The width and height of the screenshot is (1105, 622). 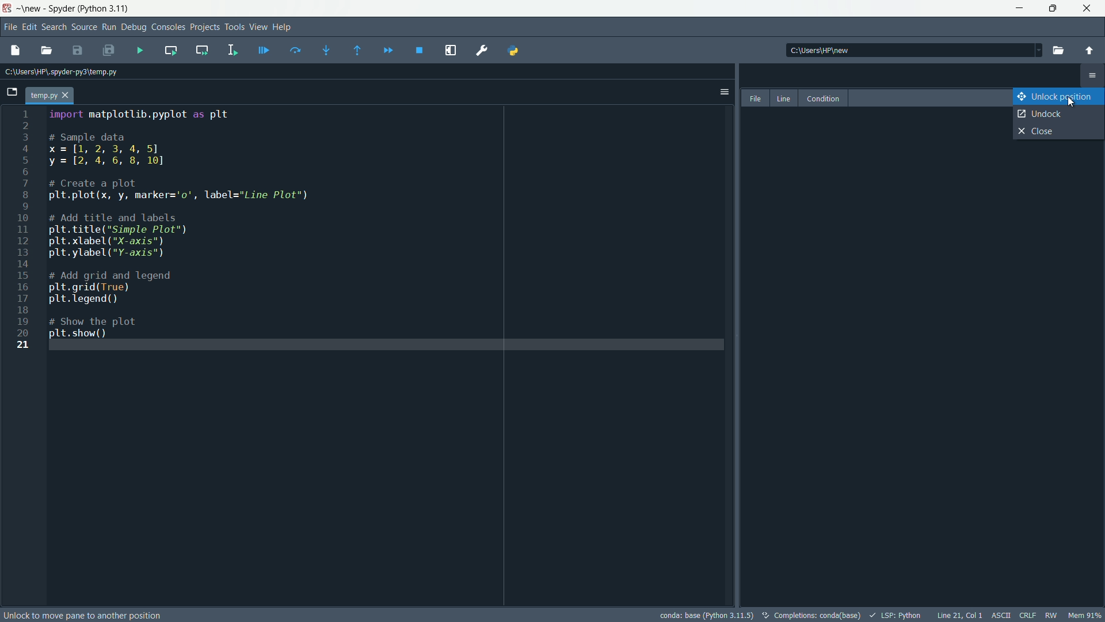 I want to click on python 3.11, so click(x=106, y=7).